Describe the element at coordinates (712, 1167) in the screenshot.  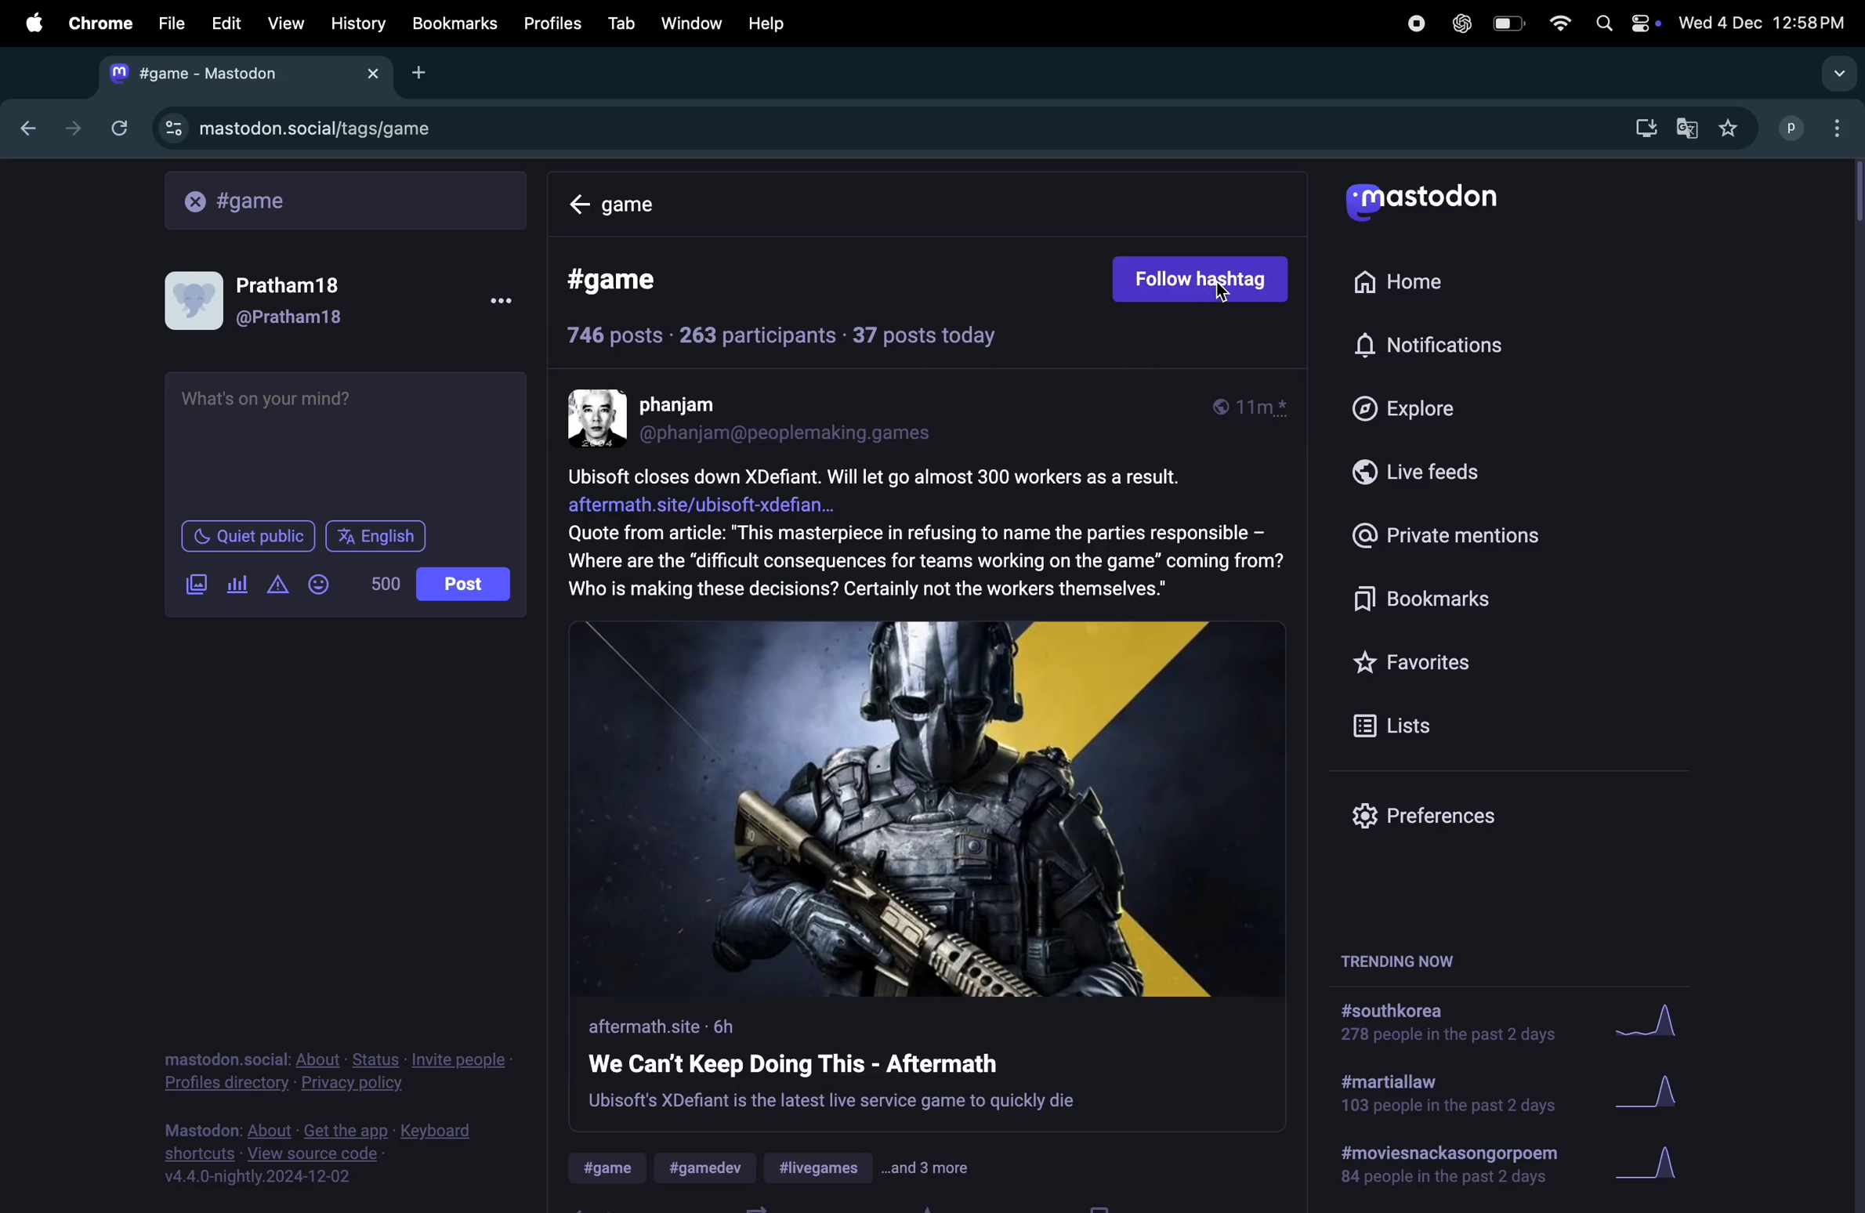
I see `#gamedev` at that location.